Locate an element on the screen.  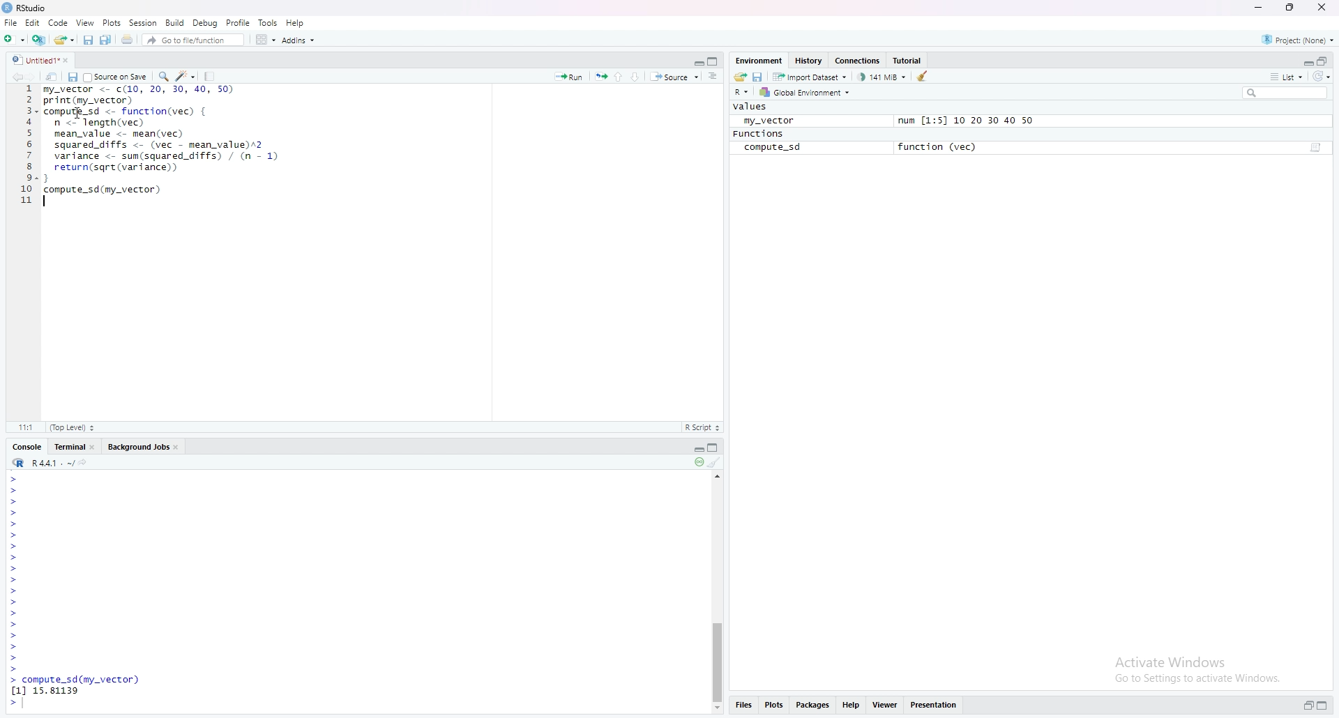
Save current document (Ctrl + S) is located at coordinates (88, 40).